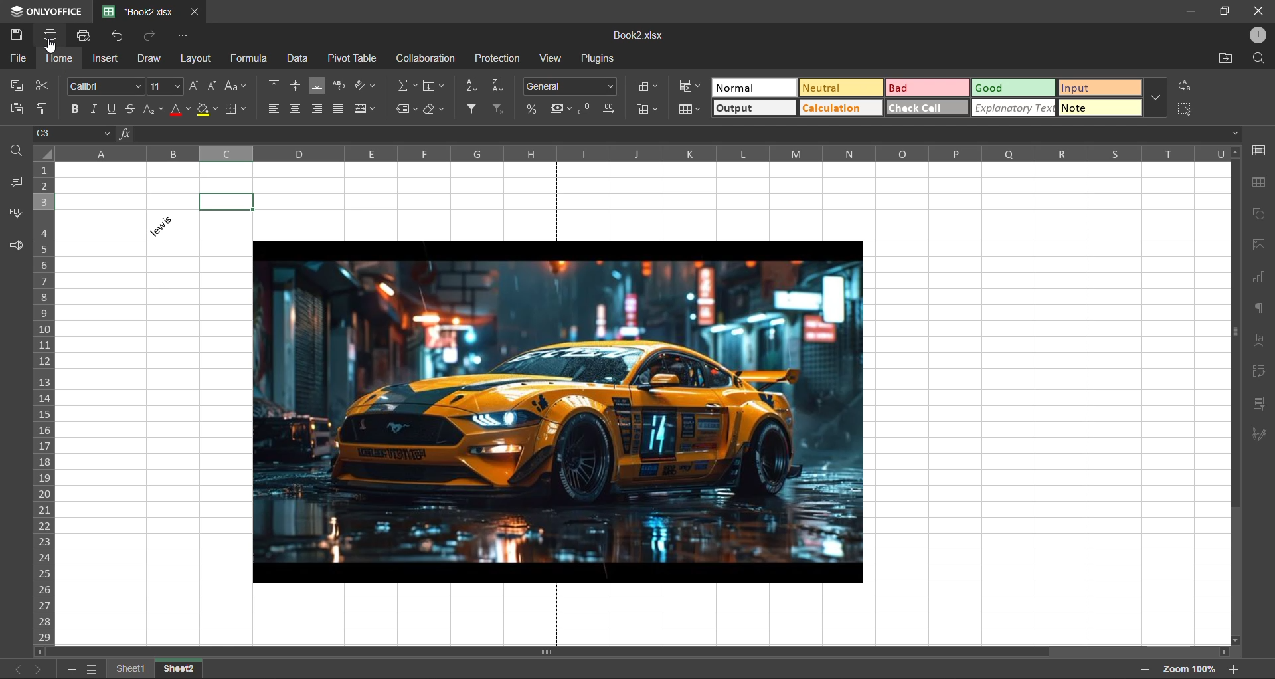  I want to click on format as table, so click(691, 110).